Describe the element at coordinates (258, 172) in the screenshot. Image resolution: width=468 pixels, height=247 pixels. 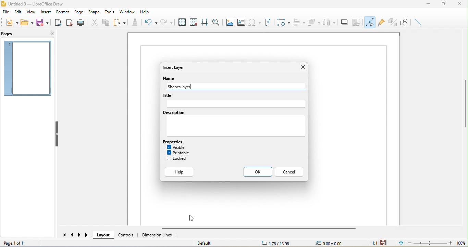
I see `ok` at that location.